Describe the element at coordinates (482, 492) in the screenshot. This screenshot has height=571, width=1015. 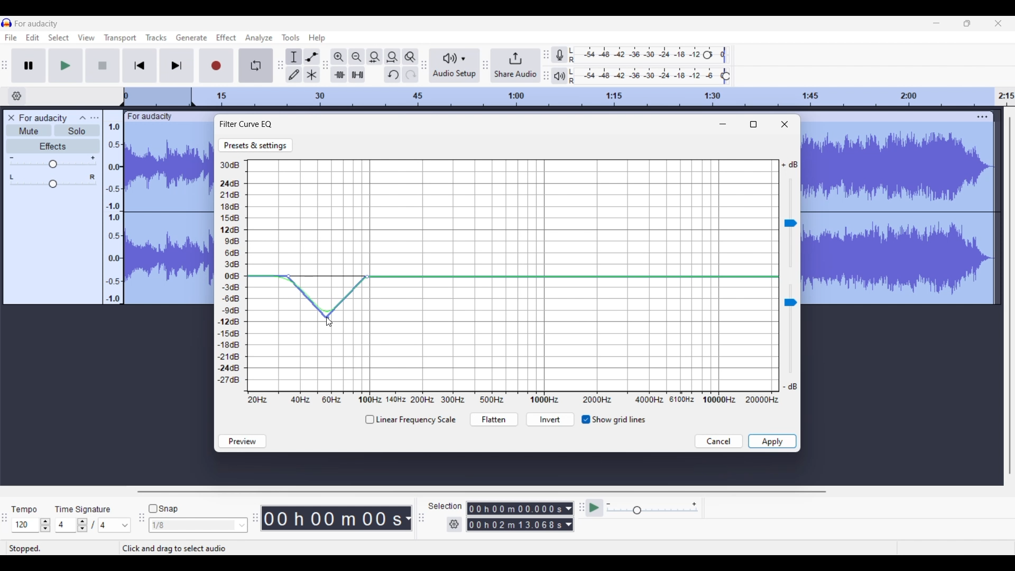
I see `Horizontal slide bar` at that location.